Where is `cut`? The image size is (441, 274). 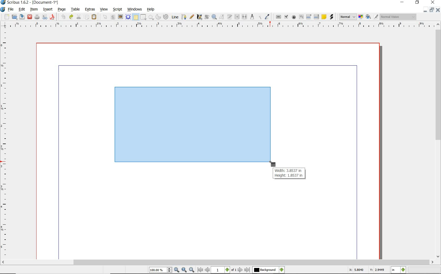
cut is located at coordinates (79, 17).